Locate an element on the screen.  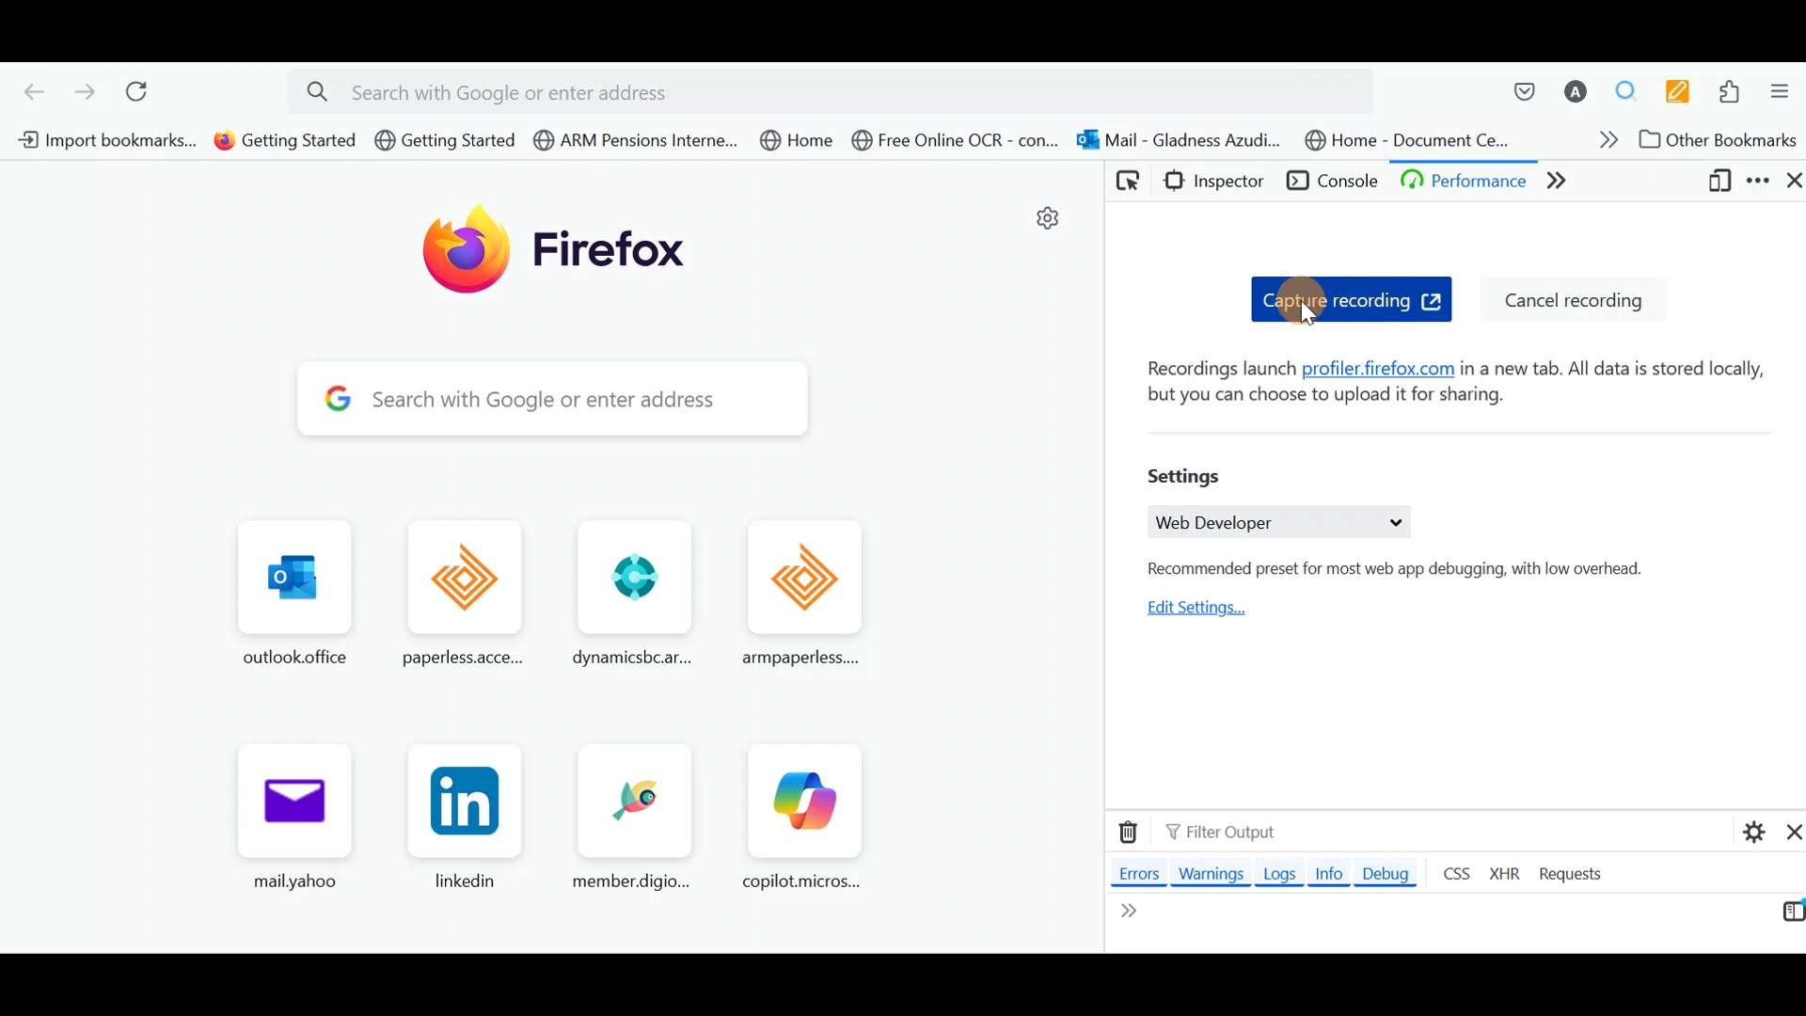
Warnings is located at coordinates (1214, 876).